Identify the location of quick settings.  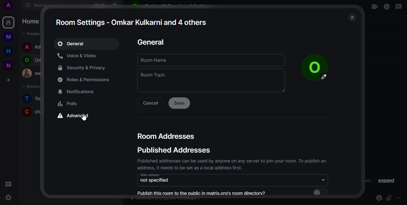
(9, 198).